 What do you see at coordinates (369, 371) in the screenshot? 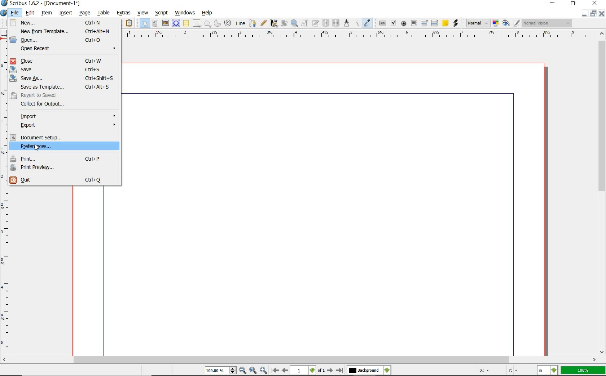
I see `select the current layer` at bounding box center [369, 371].